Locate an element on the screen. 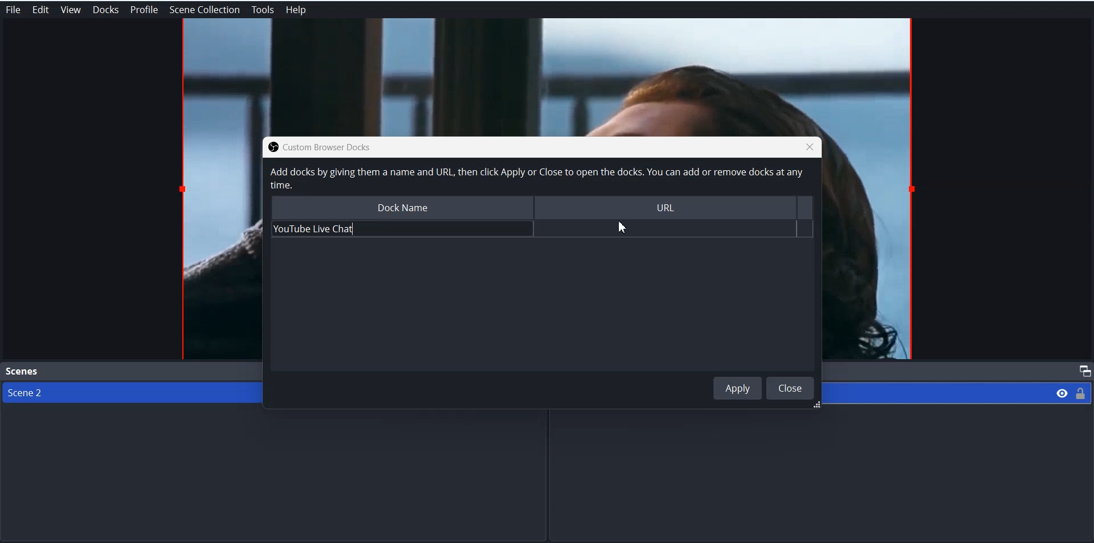  Dock Name is located at coordinates (401, 207).